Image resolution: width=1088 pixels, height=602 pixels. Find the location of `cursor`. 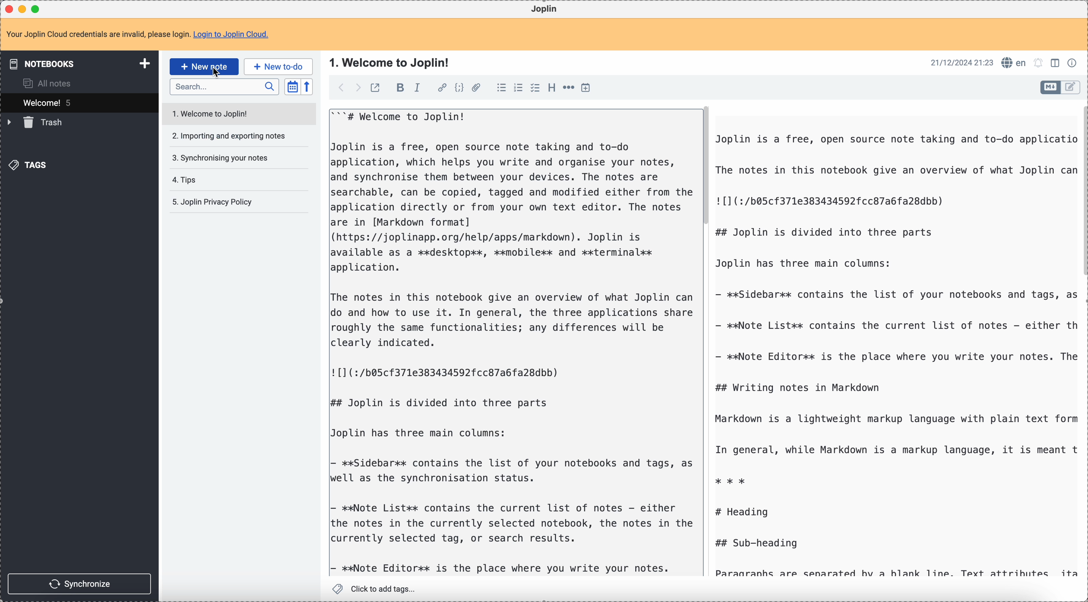

cursor is located at coordinates (213, 72).